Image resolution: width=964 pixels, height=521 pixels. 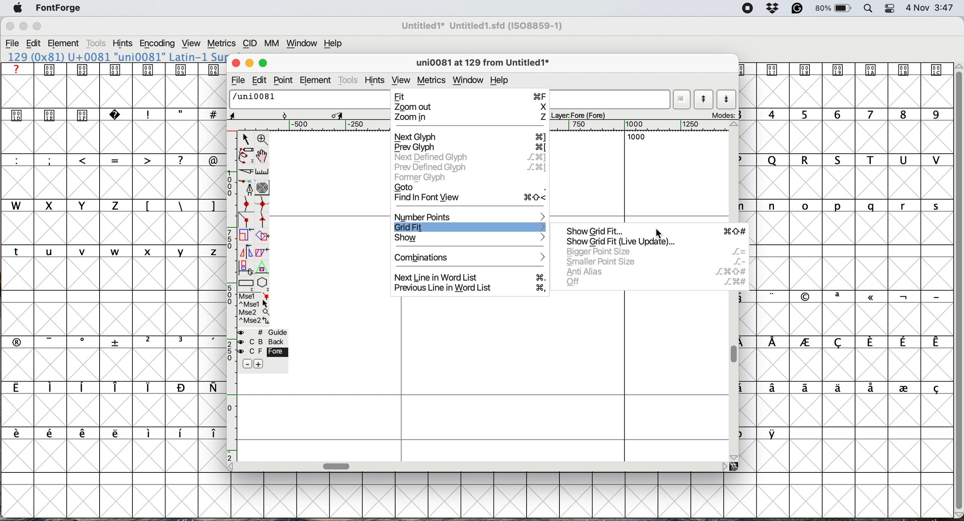 What do you see at coordinates (630, 242) in the screenshot?
I see `show grid fit` at bounding box center [630, 242].